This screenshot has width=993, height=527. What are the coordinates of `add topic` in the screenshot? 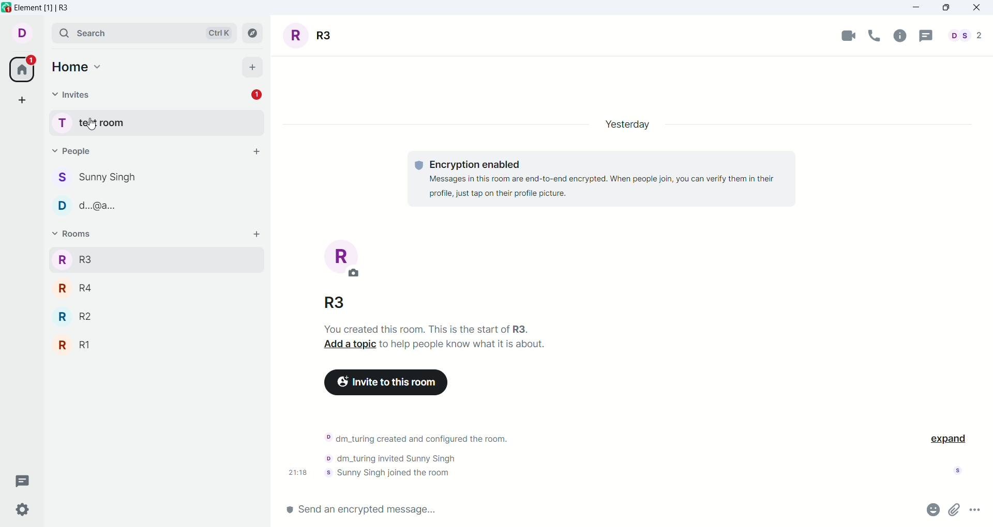 It's located at (347, 344).